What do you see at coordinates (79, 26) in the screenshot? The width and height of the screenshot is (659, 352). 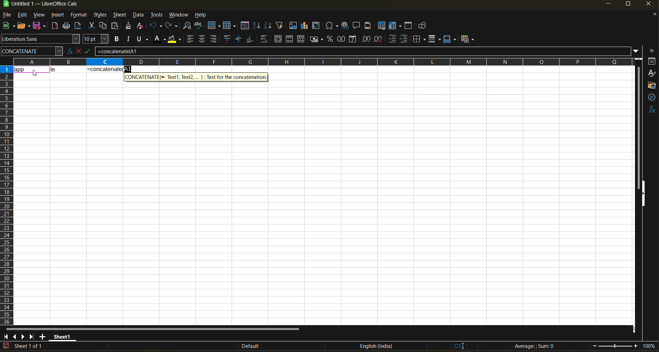 I see `toggle print preview` at bounding box center [79, 26].